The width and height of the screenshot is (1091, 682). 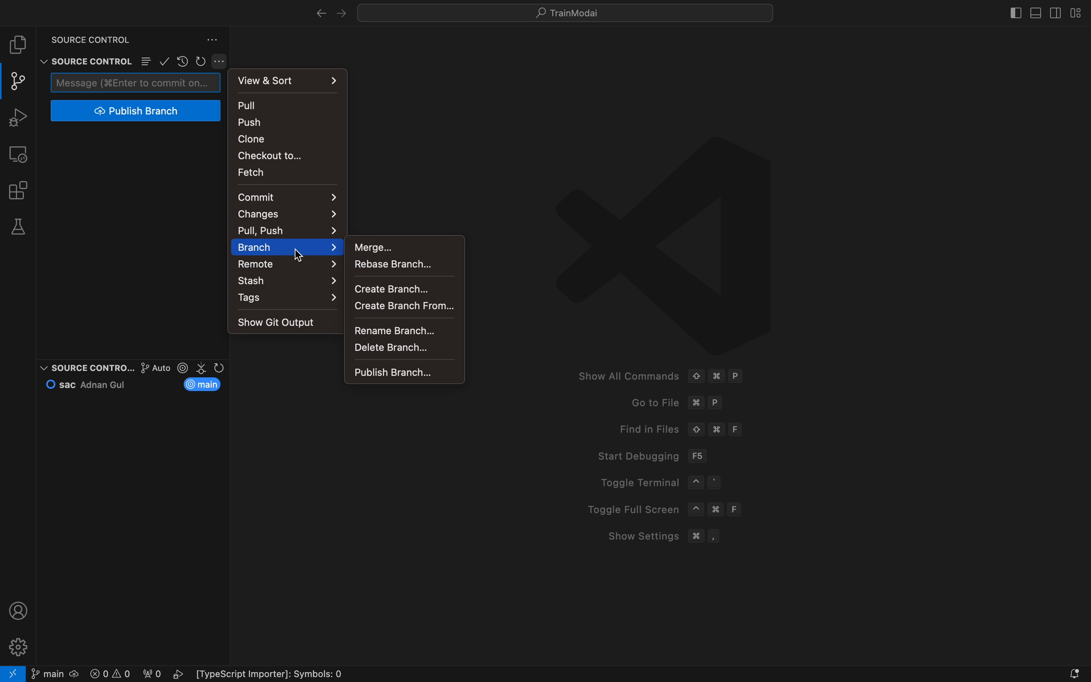 What do you see at coordinates (406, 306) in the screenshot?
I see `create branch from specific  branhc` at bounding box center [406, 306].